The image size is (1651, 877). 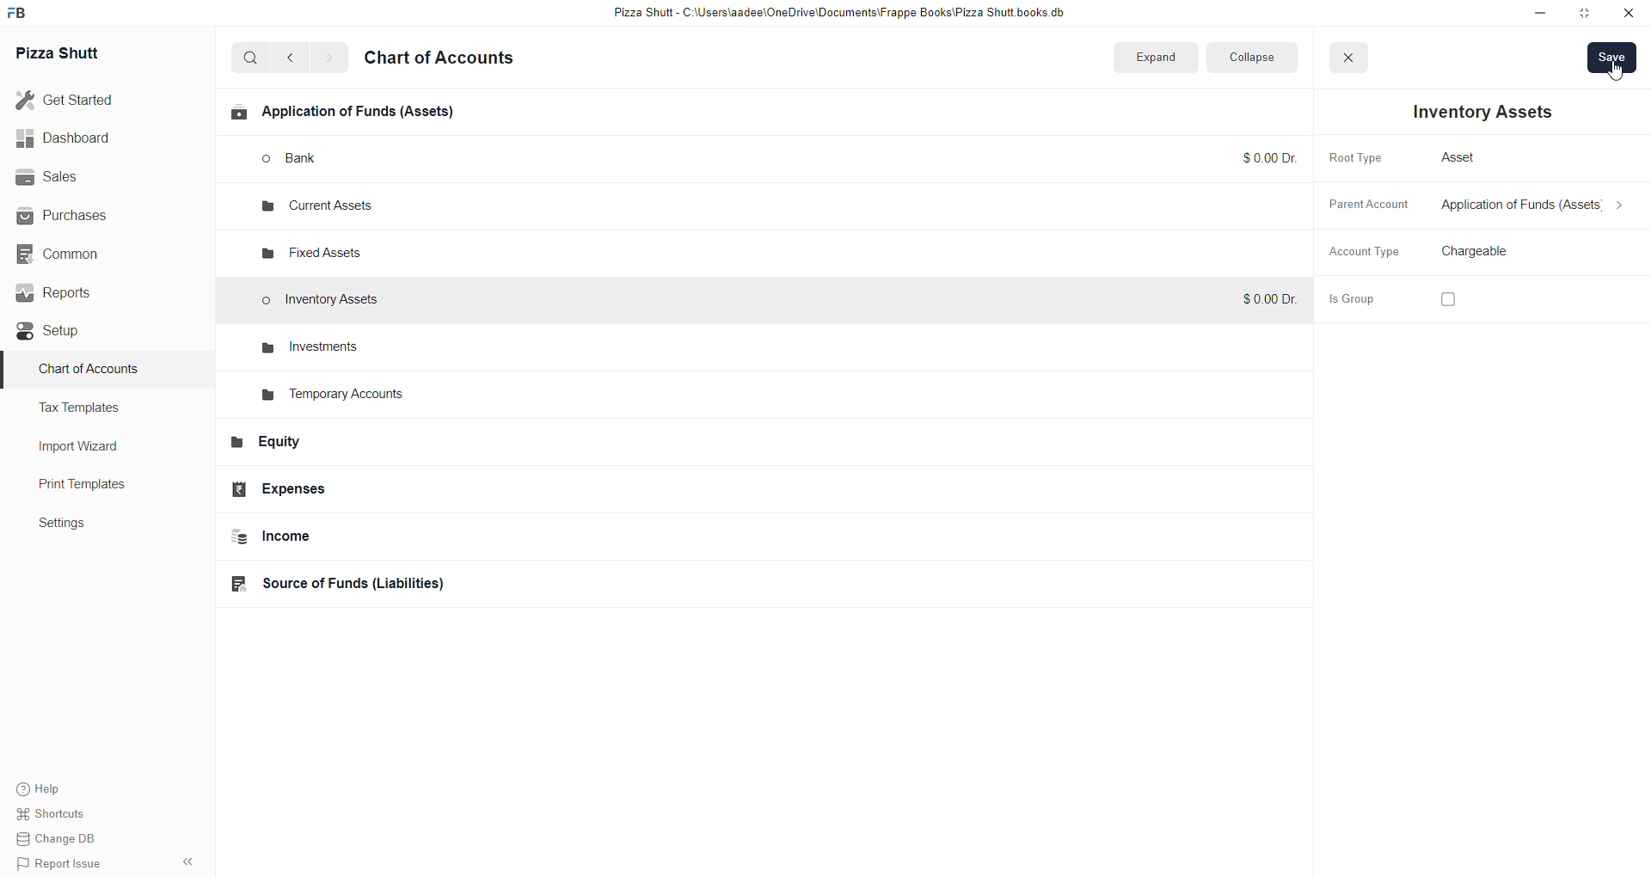 I want to click on Print Templates , so click(x=99, y=486).